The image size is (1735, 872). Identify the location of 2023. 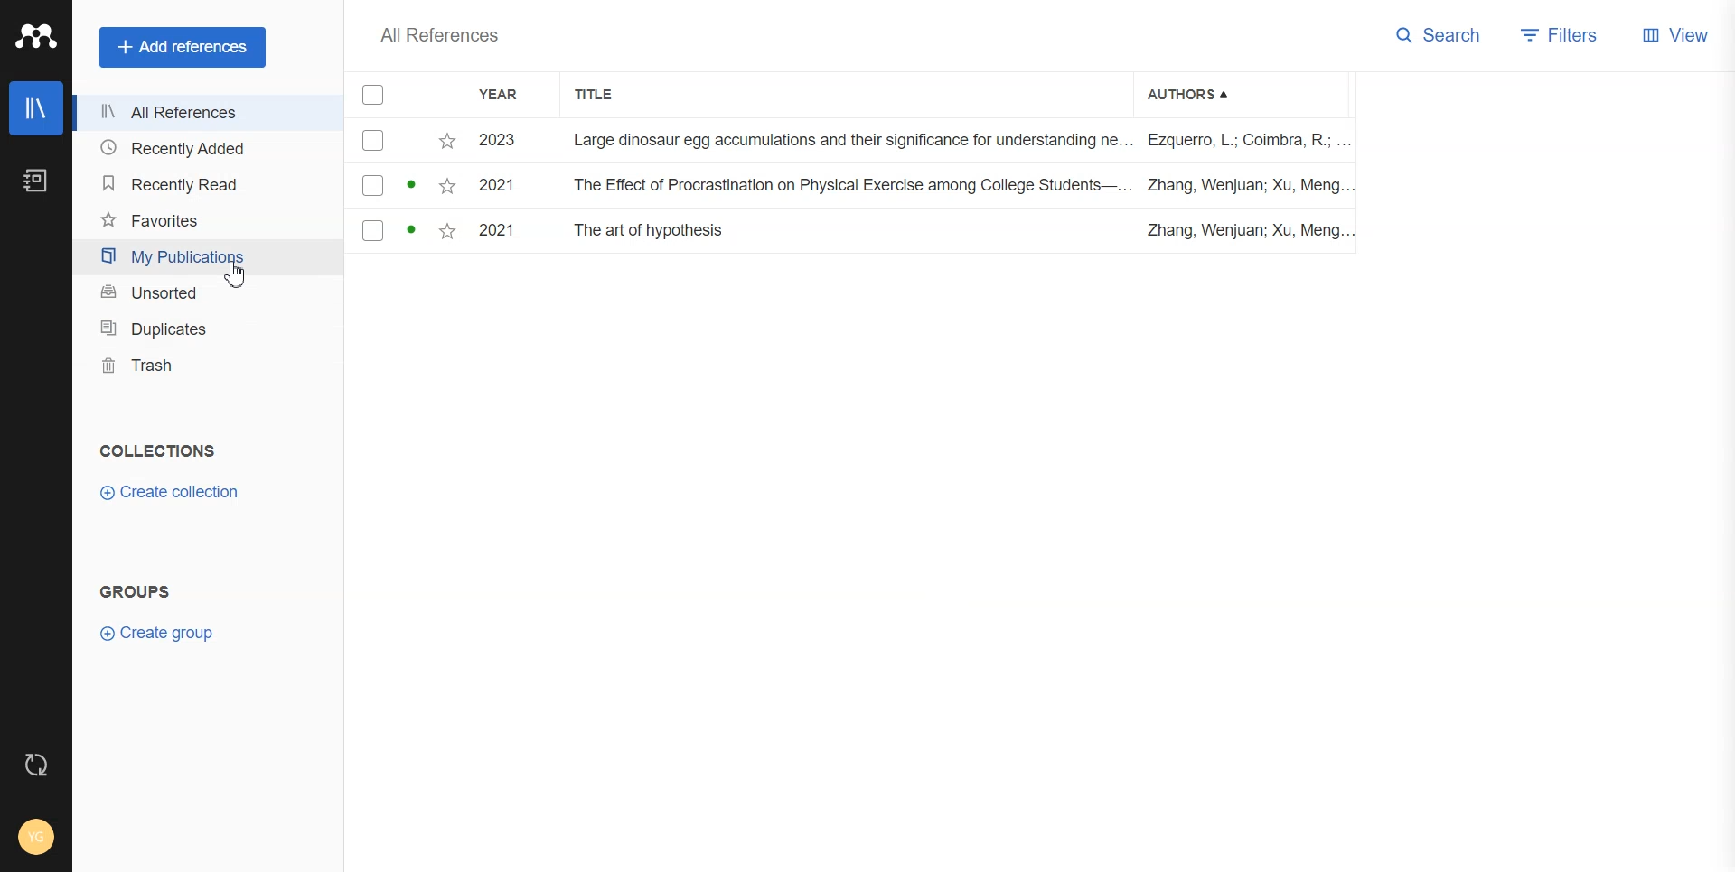
(496, 142).